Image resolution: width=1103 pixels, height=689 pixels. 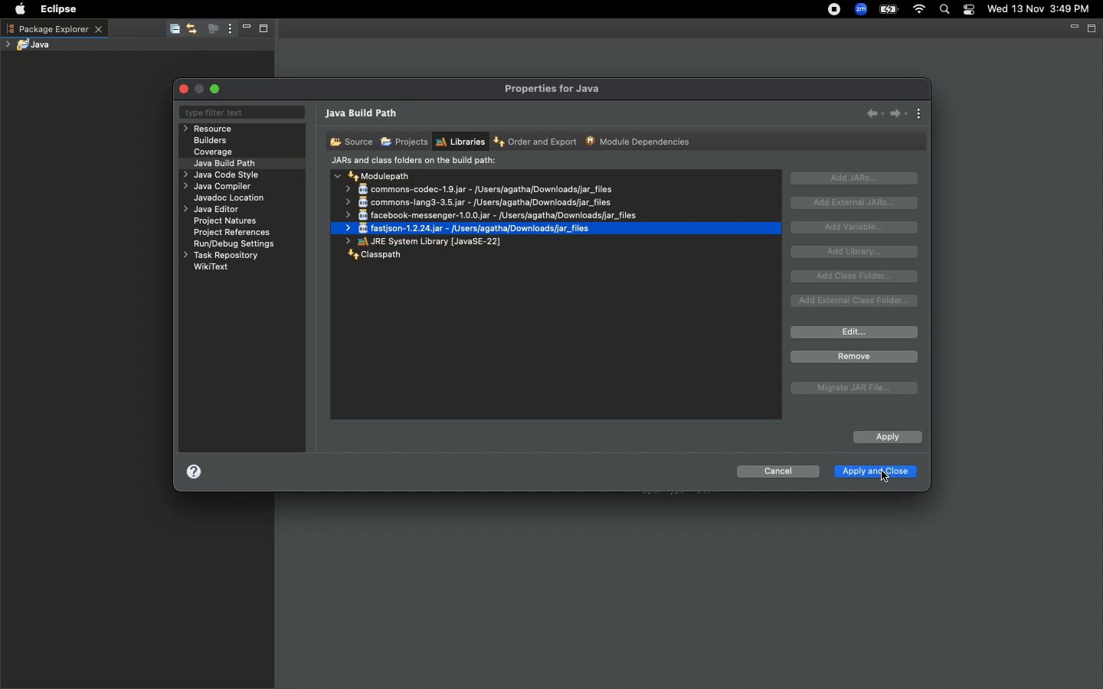 I want to click on View menu, so click(x=920, y=115).